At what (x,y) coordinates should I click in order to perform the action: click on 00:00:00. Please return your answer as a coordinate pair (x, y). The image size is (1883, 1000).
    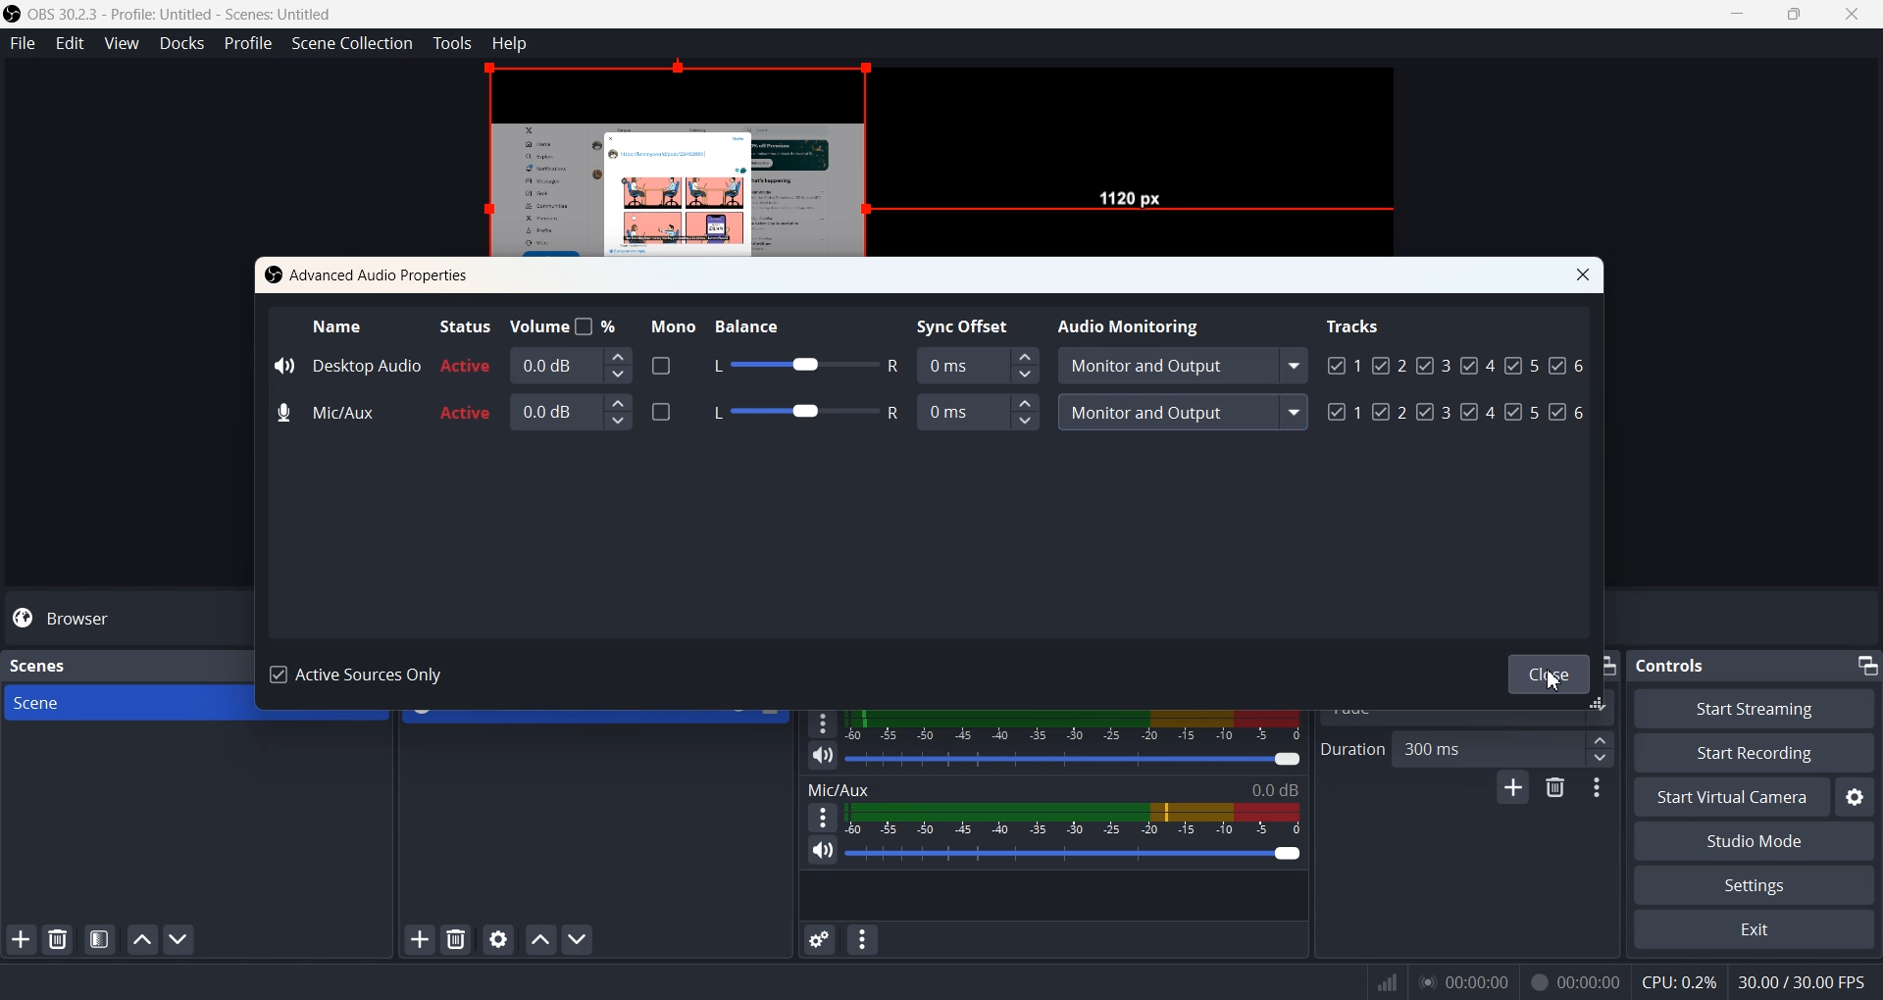
    Looking at the image, I should click on (1464, 980).